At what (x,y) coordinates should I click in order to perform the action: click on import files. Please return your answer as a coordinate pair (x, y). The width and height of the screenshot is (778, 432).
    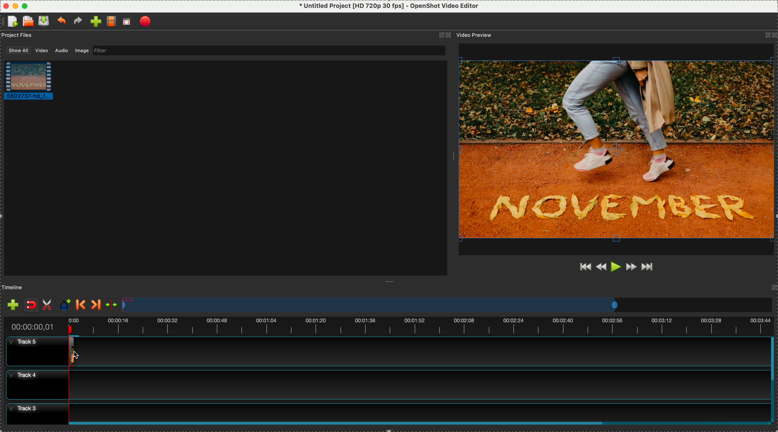
    Looking at the image, I should click on (11, 303).